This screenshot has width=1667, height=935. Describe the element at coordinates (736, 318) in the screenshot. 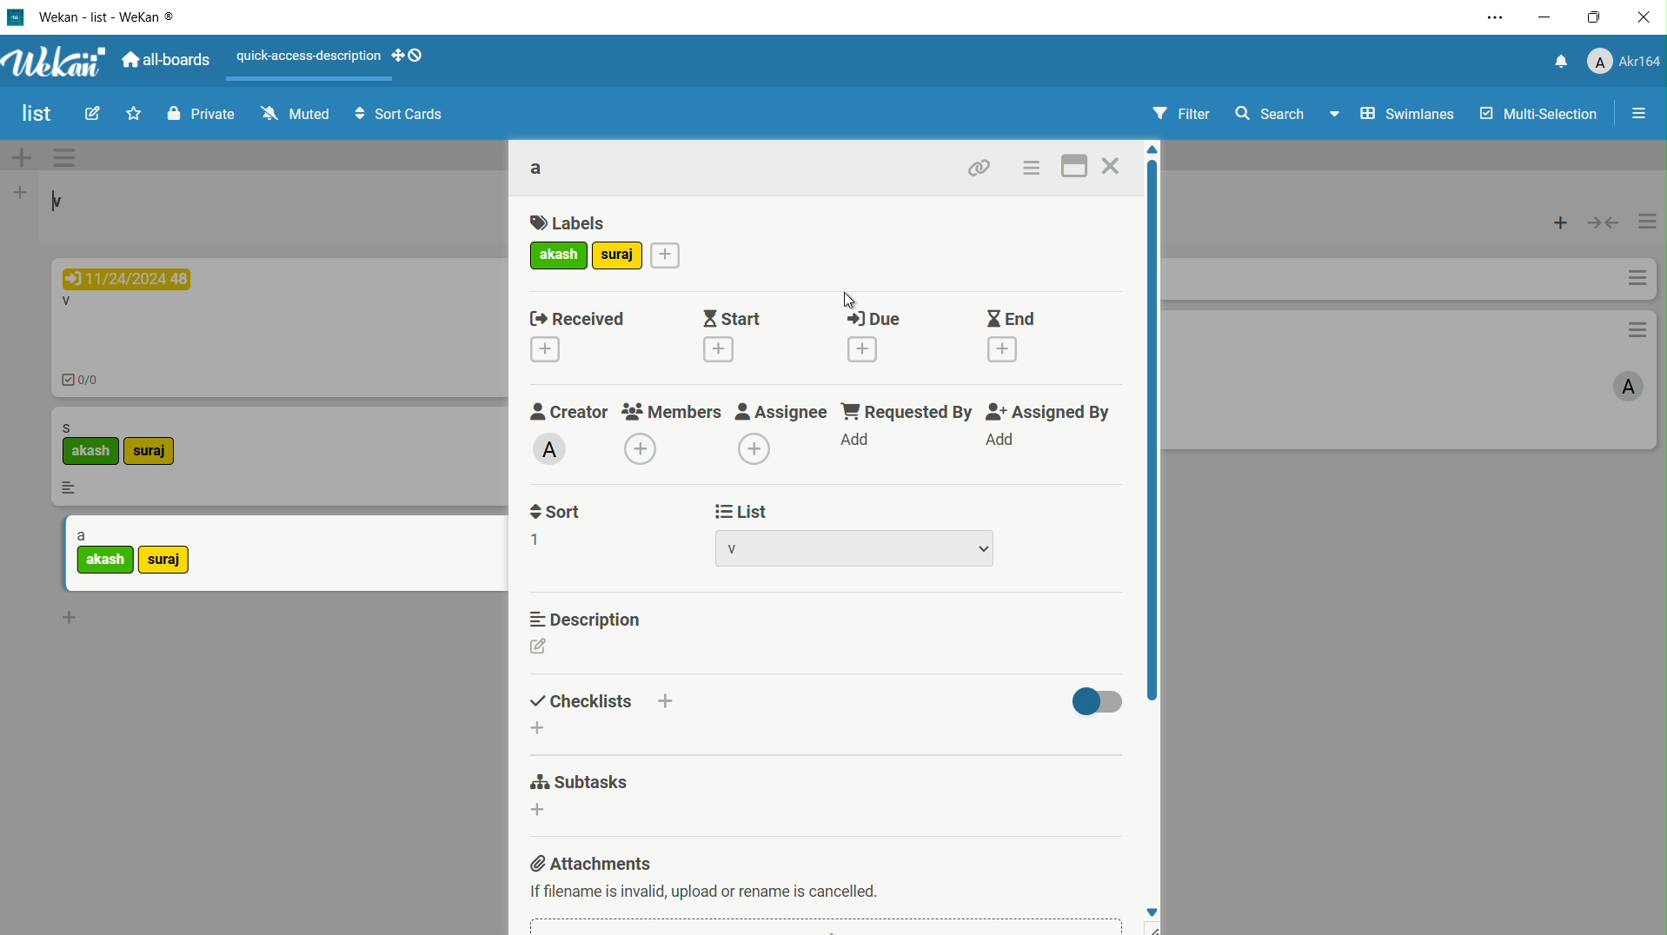

I see `start` at that location.